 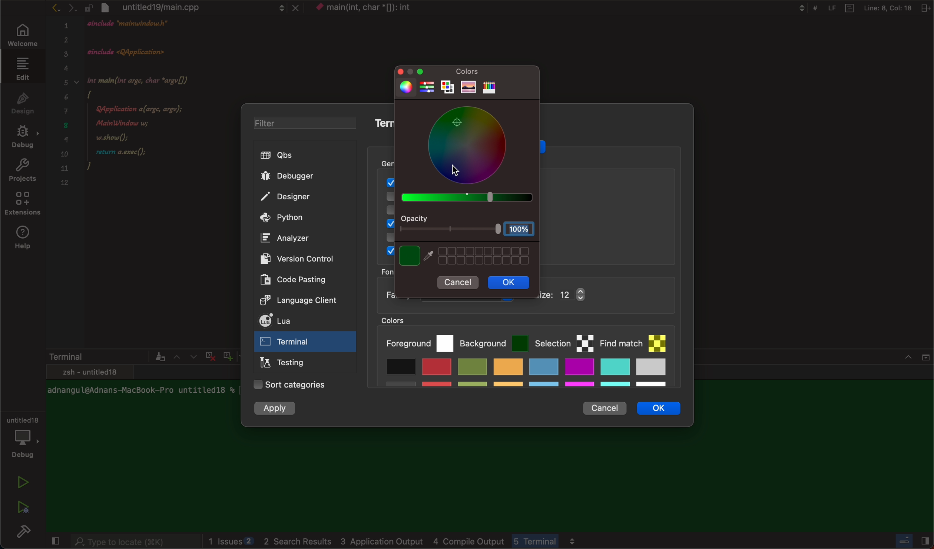 What do you see at coordinates (604, 406) in the screenshot?
I see `cancel` at bounding box center [604, 406].